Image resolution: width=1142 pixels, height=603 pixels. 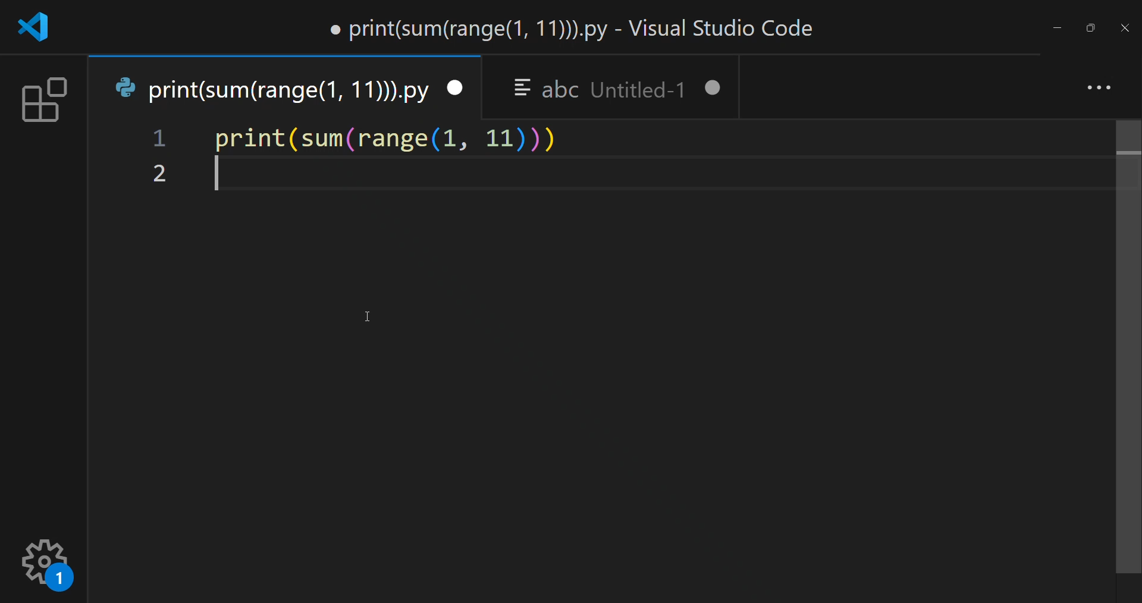 I want to click on print(sum(range(1, 11))).py - Visual Studio Code, so click(x=579, y=29).